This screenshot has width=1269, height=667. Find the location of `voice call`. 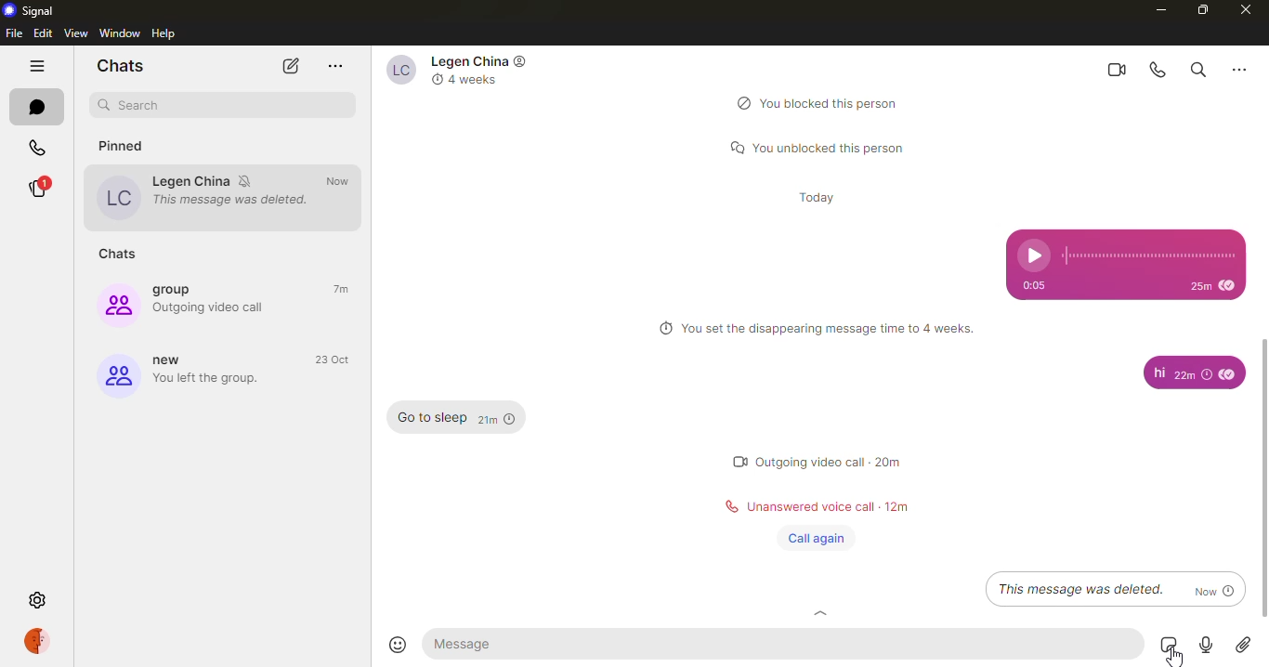

voice call is located at coordinates (1158, 70).